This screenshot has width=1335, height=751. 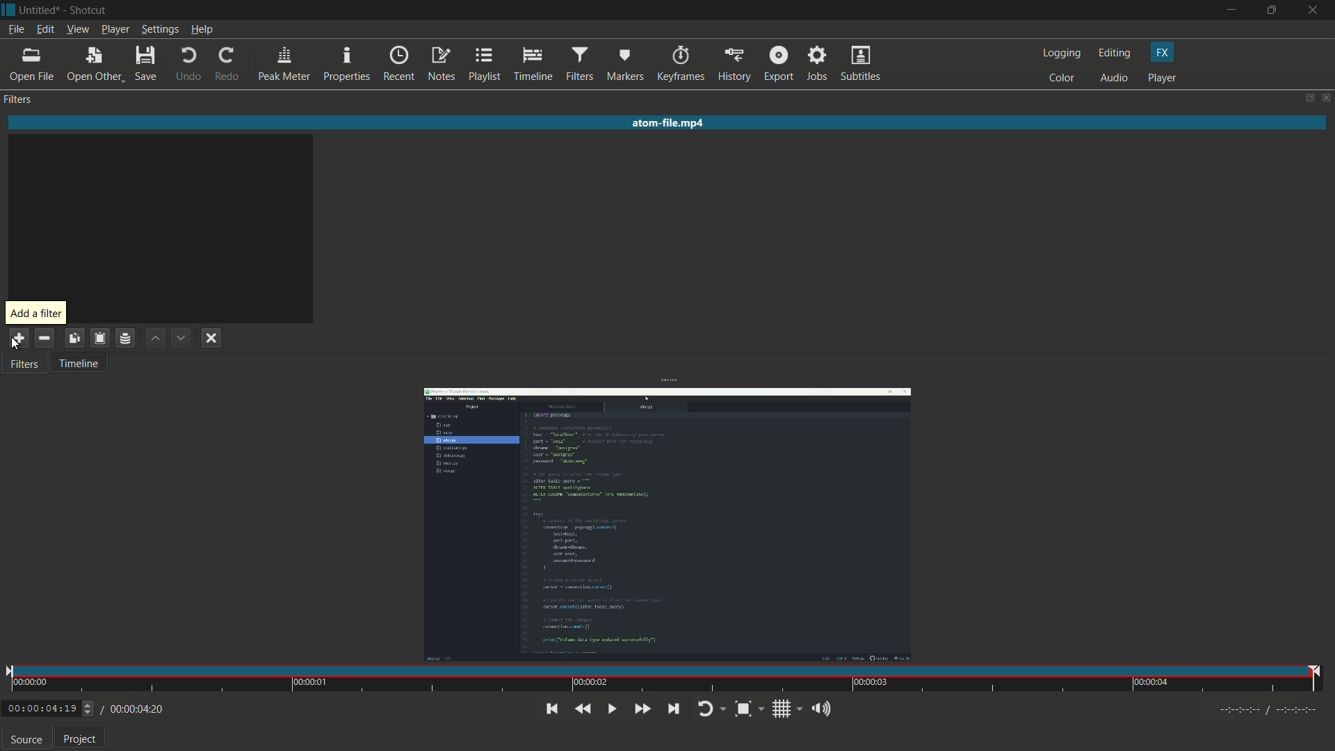 What do you see at coordinates (681, 65) in the screenshot?
I see `keyframes` at bounding box center [681, 65].